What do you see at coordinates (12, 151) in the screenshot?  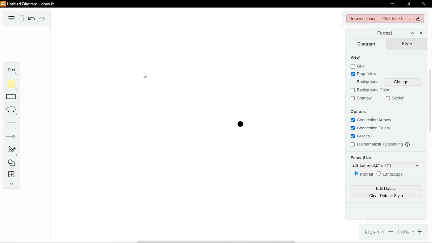 I see `Freehand` at bounding box center [12, 151].